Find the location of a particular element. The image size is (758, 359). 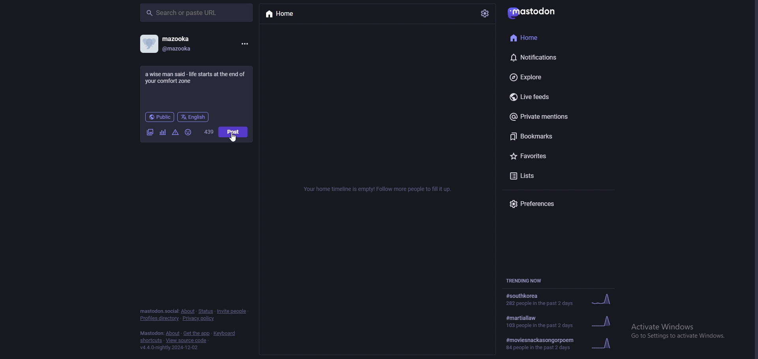

cursor is located at coordinates (233, 137).